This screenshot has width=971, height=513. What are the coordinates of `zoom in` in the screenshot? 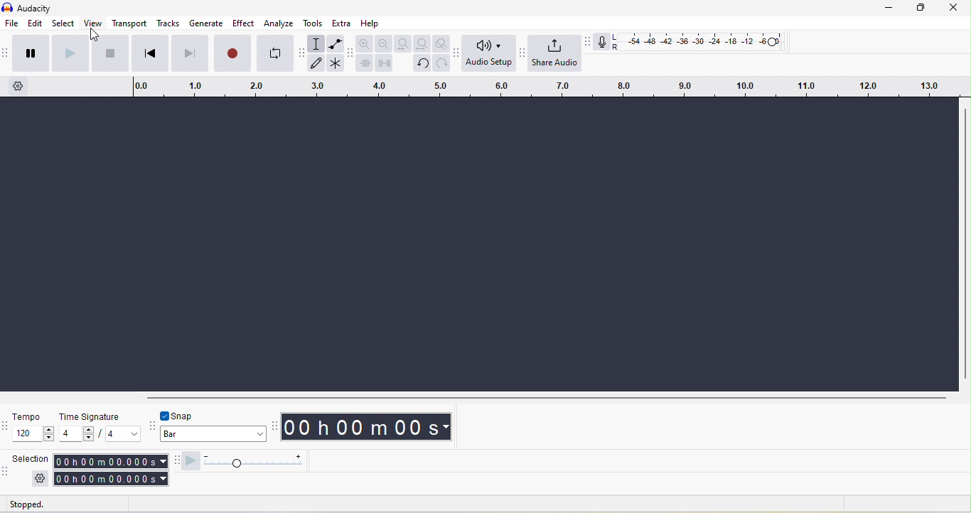 It's located at (365, 43).